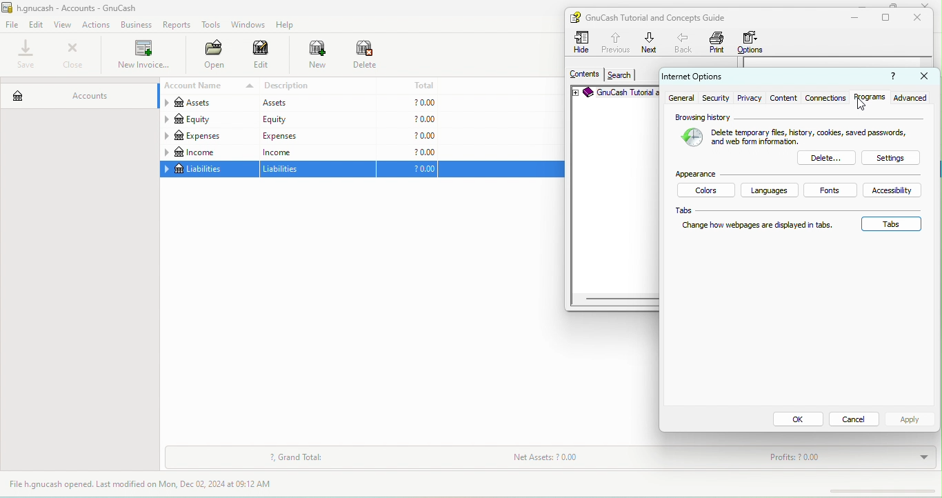 Image resolution: width=942 pixels, height=498 pixels. Describe the element at coordinates (831, 189) in the screenshot. I see `fonts` at that location.